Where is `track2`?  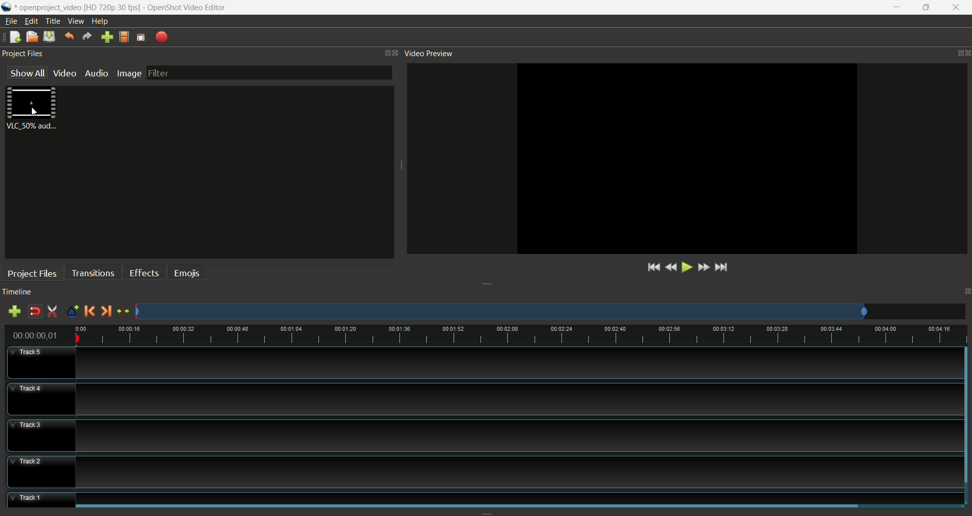 track2 is located at coordinates (484, 472).